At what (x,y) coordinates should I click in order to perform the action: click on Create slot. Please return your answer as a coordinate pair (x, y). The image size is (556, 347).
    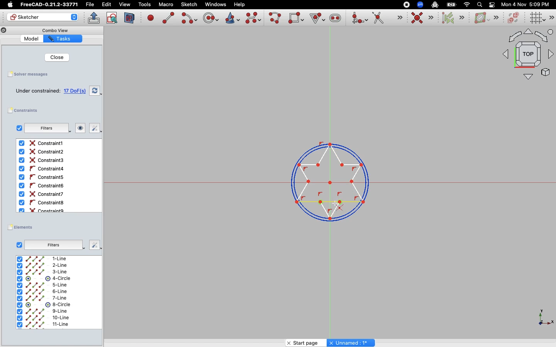
    Looking at the image, I should click on (335, 19).